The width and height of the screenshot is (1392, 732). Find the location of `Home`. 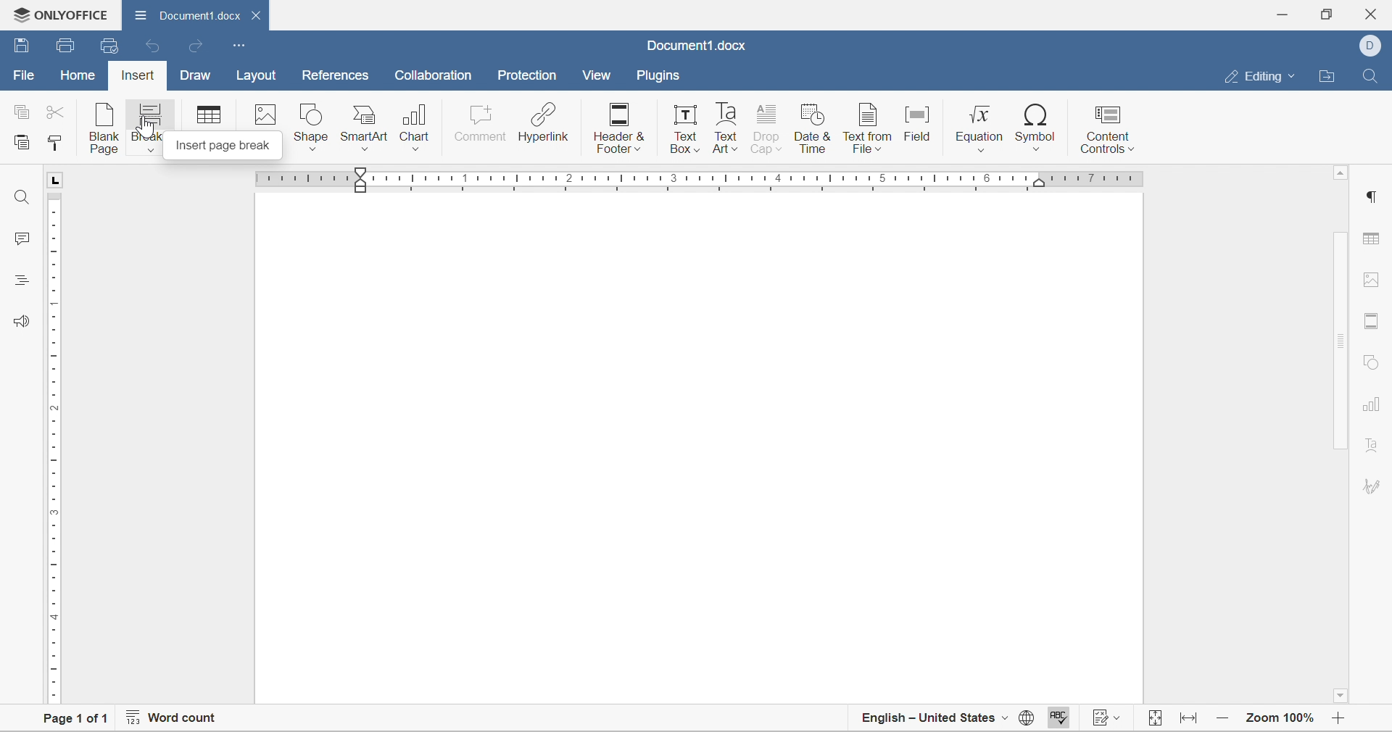

Home is located at coordinates (77, 78).